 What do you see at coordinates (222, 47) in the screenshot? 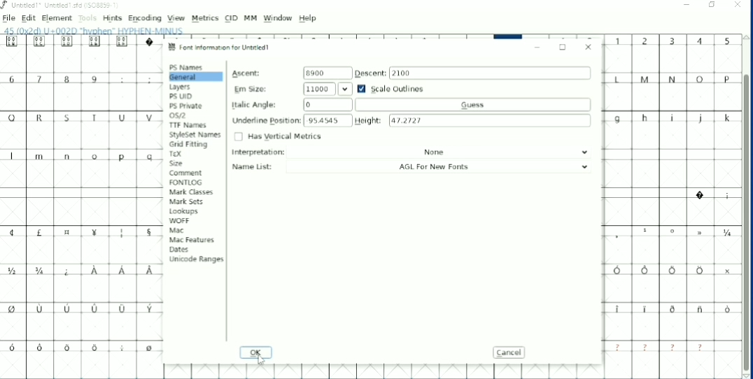
I see `Font information` at bounding box center [222, 47].